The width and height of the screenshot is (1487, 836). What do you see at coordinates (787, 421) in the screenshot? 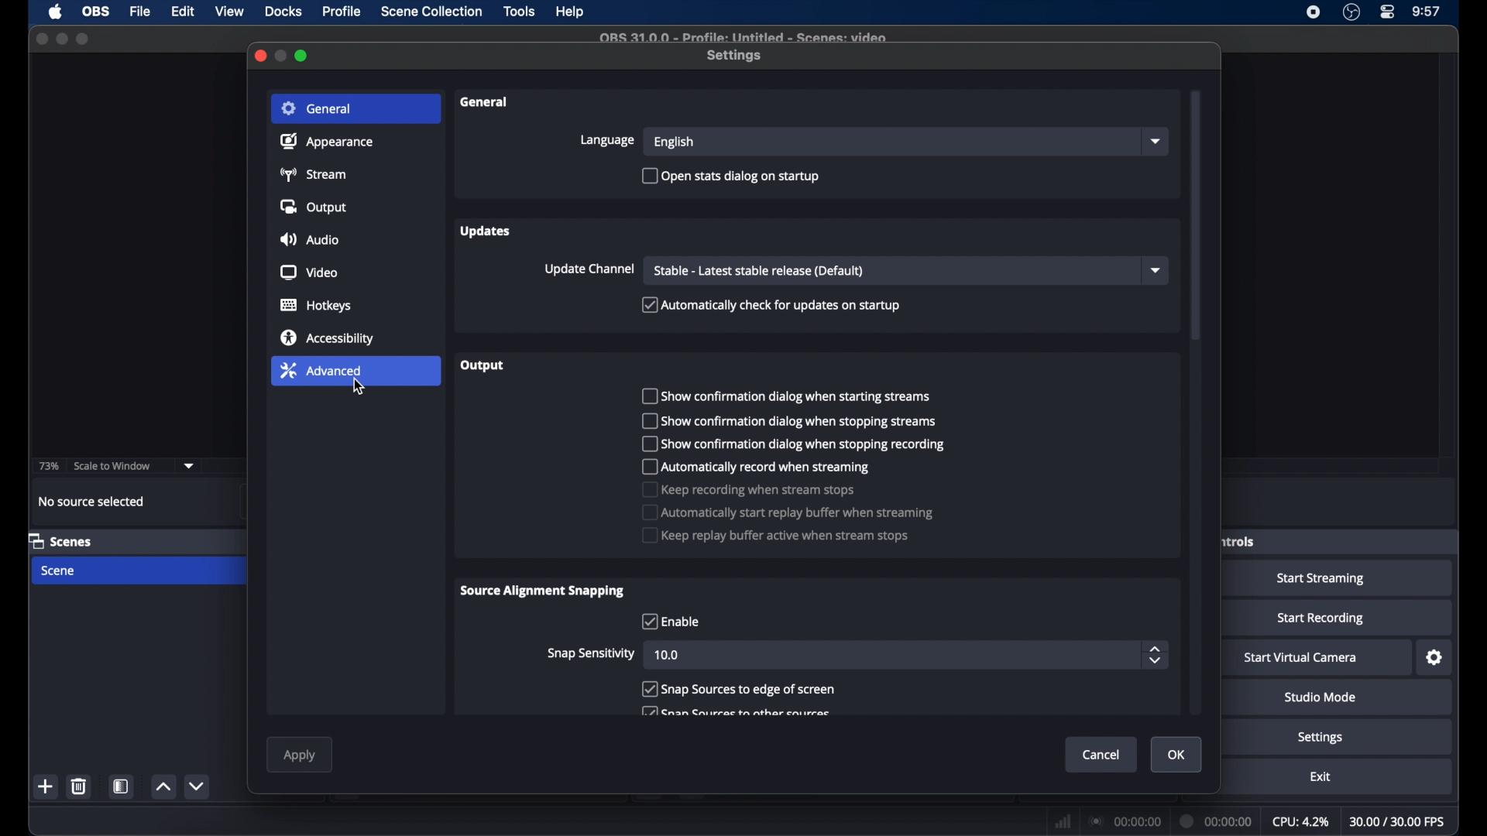
I see `checkbox ` at bounding box center [787, 421].